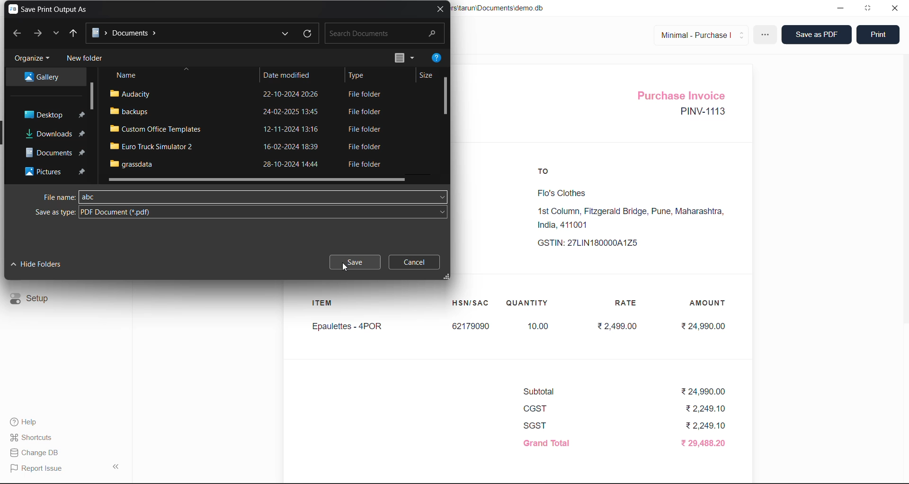  Describe the element at coordinates (93, 97) in the screenshot. I see `vertical scroll bar` at that location.